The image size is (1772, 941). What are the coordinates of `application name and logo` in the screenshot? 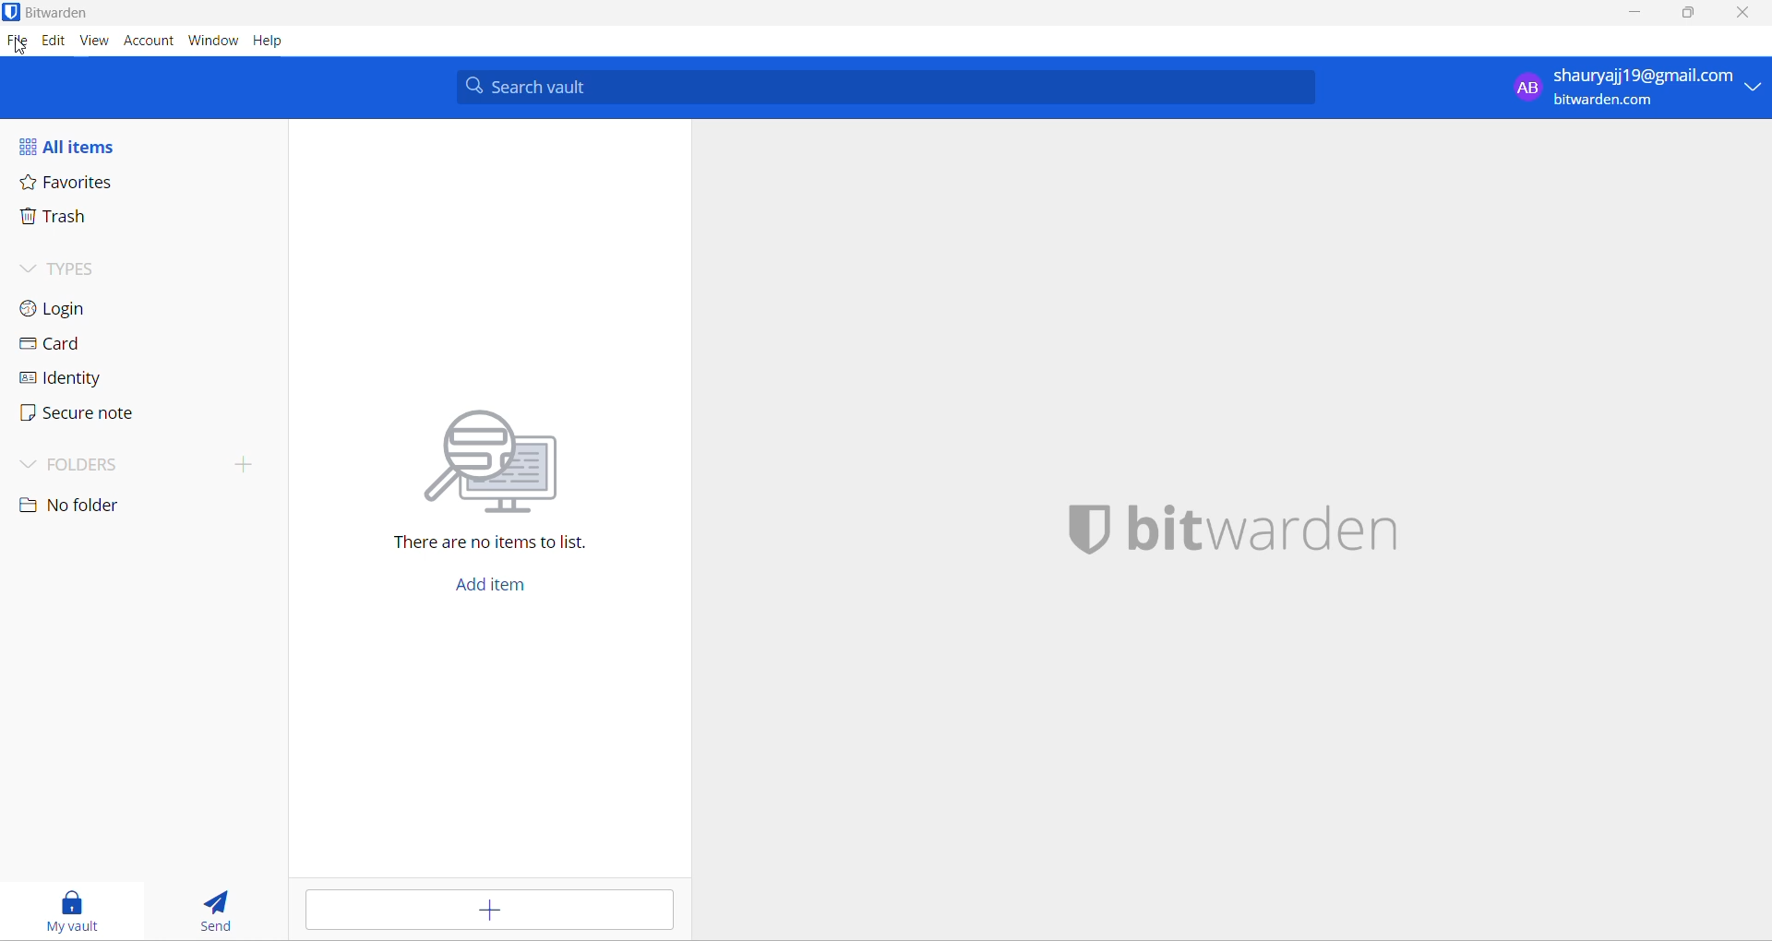 It's located at (54, 11).